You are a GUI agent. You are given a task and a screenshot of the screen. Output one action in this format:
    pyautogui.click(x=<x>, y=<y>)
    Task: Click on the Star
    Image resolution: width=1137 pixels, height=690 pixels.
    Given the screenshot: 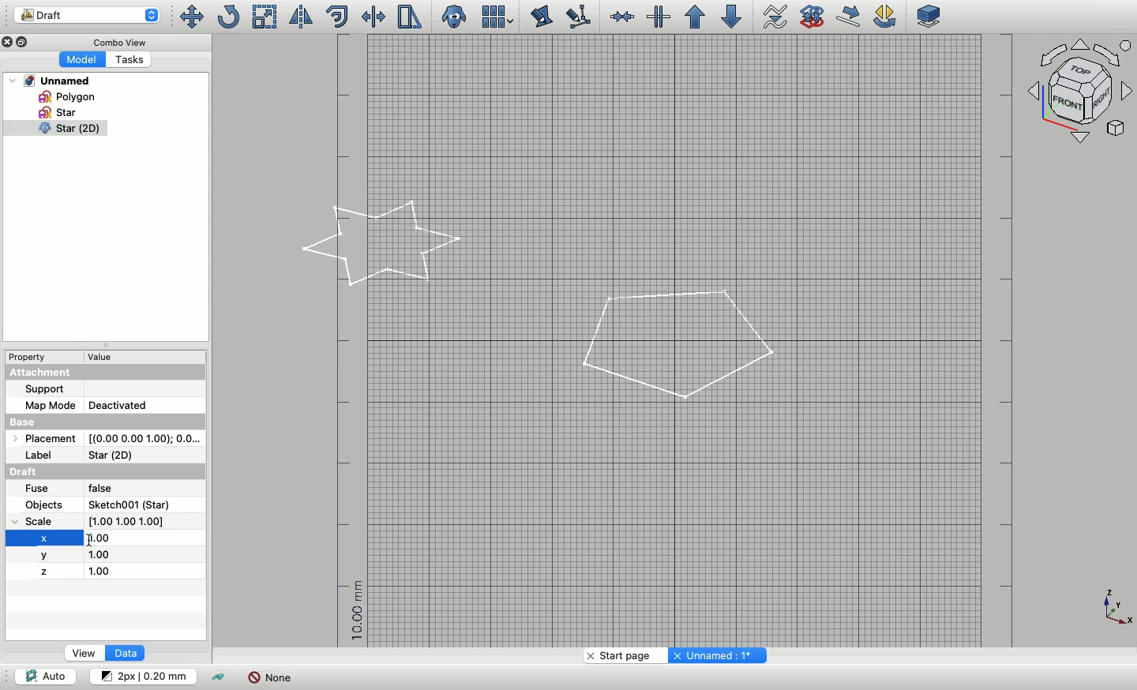 What is the action you would take?
    pyautogui.click(x=59, y=112)
    